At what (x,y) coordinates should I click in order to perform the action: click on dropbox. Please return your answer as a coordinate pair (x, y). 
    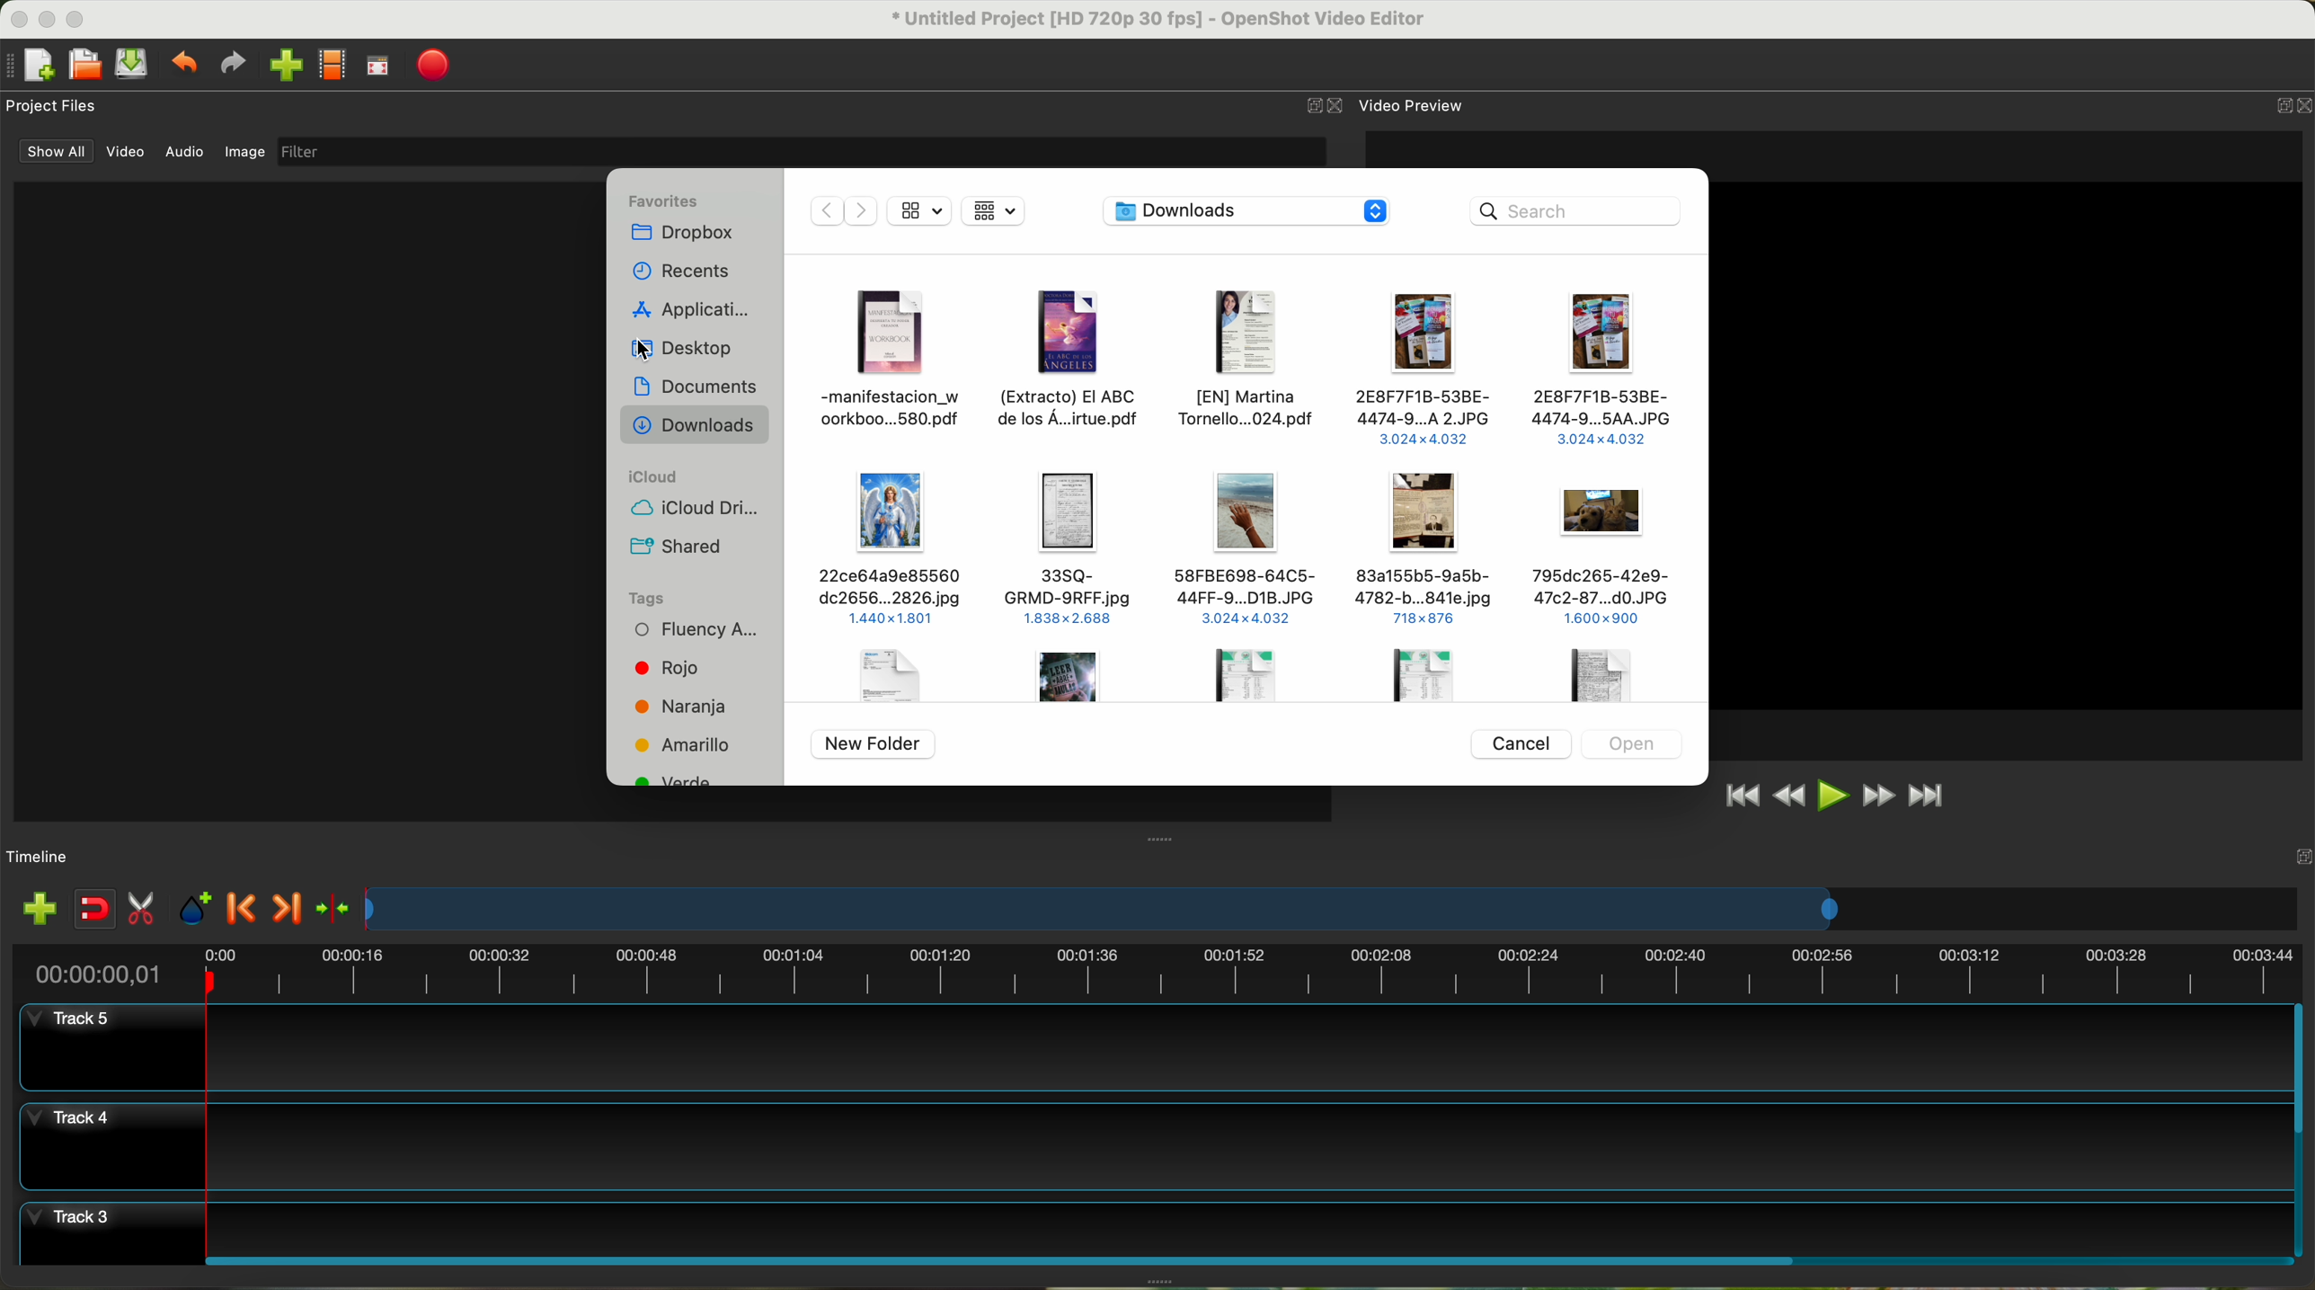
    Looking at the image, I should click on (687, 235).